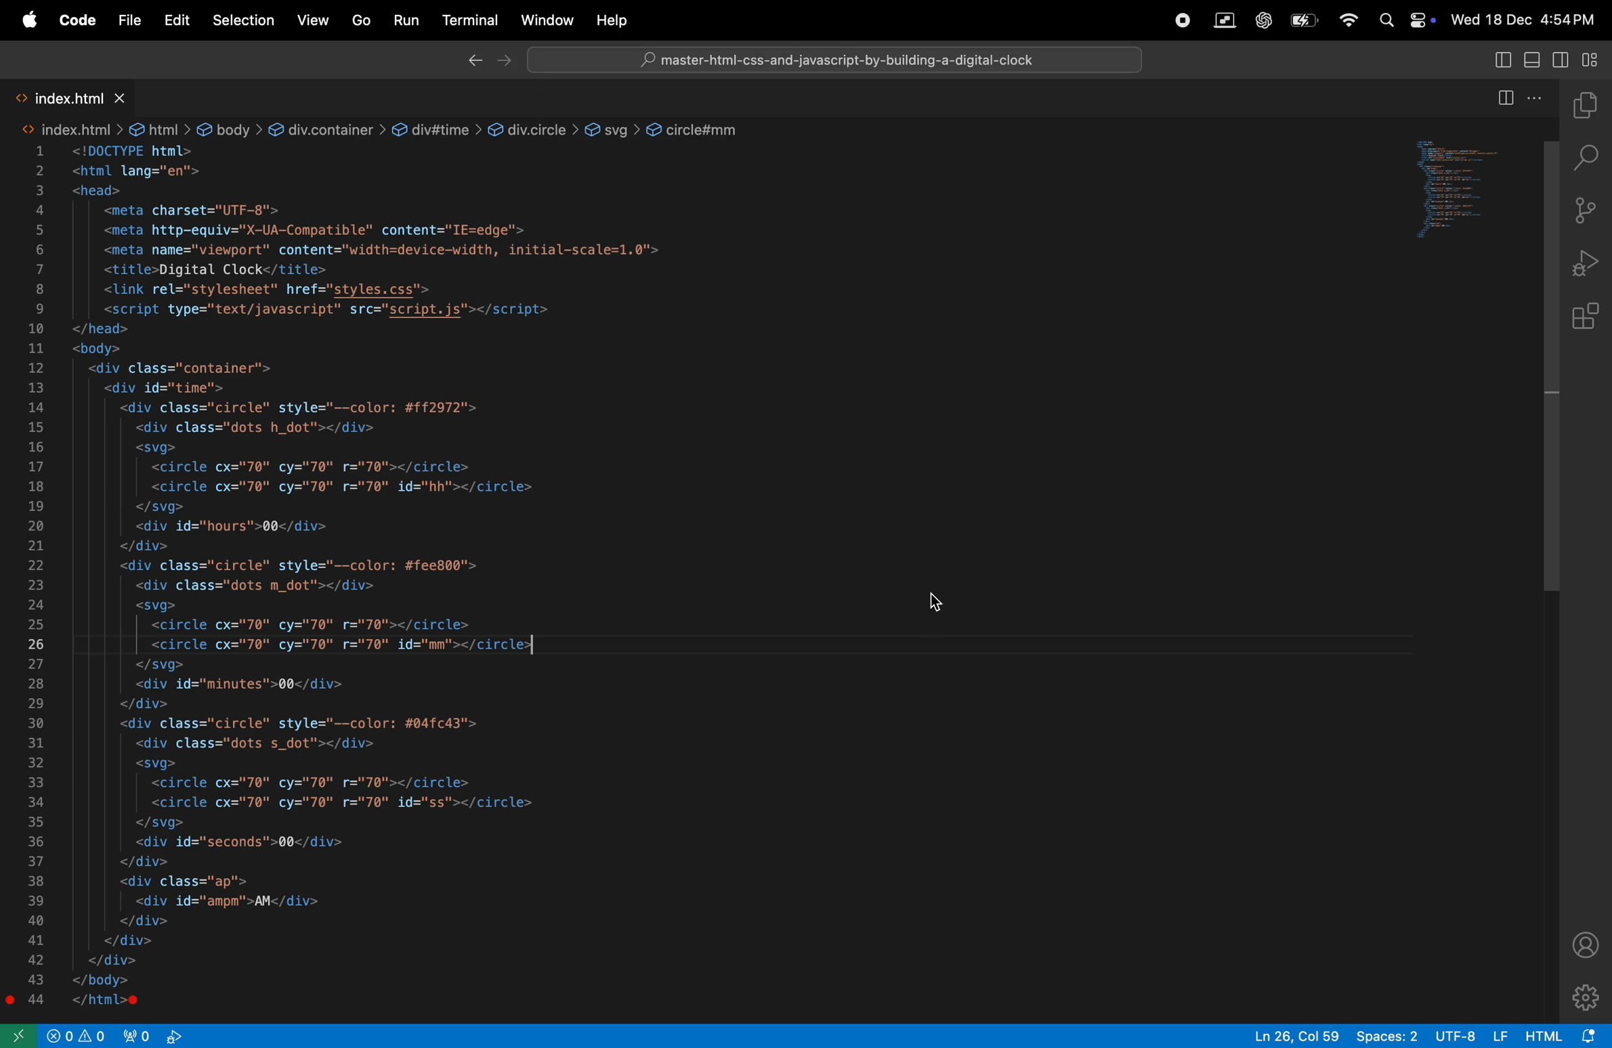 Image resolution: width=1612 pixels, height=1048 pixels. Describe the element at coordinates (405, 20) in the screenshot. I see `run` at that location.